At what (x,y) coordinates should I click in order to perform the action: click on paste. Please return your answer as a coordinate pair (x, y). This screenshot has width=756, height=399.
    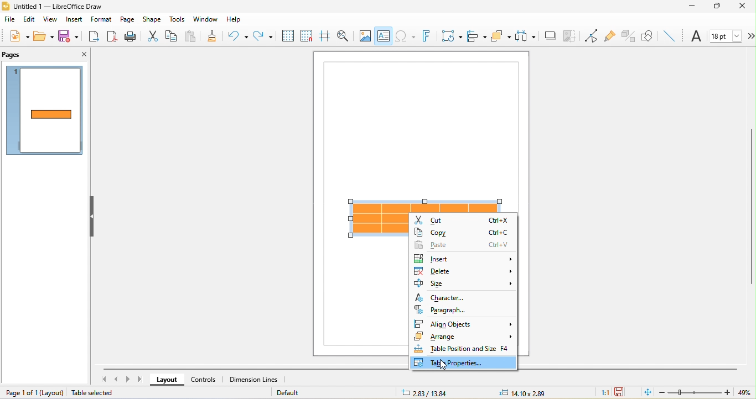
    Looking at the image, I should click on (462, 243).